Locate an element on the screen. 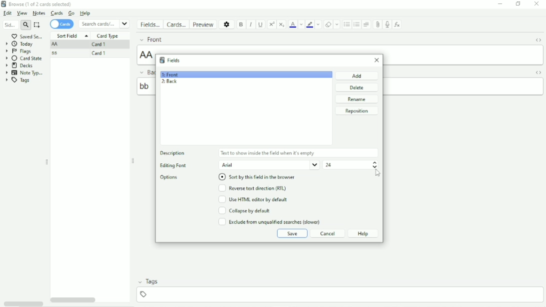 The height and width of the screenshot is (307, 546). Card State is located at coordinates (24, 58).